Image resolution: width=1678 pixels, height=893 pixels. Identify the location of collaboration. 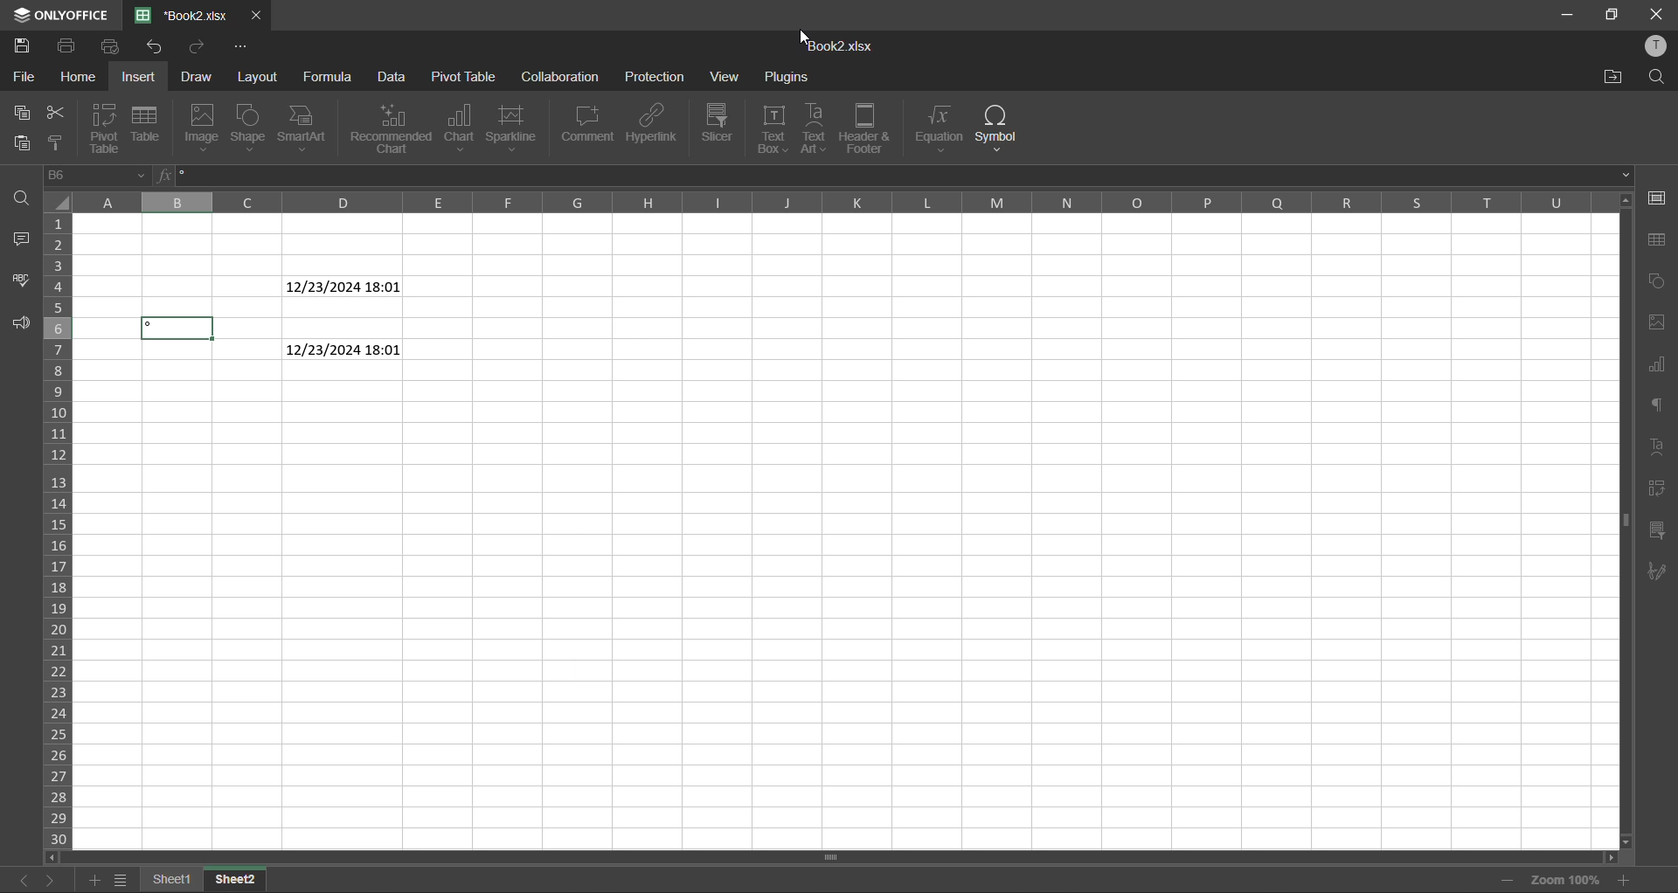
(561, 77).